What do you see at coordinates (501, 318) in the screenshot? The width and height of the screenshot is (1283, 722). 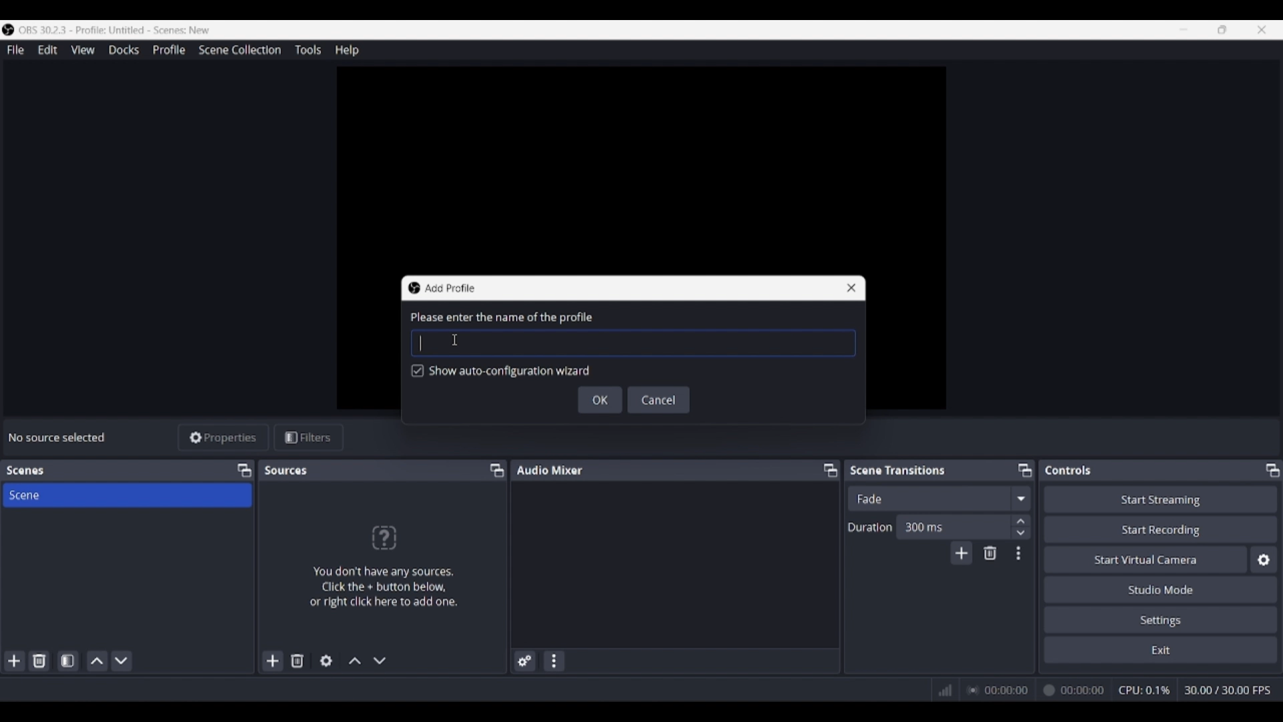 I see `Indicates text box to enter profile name` at bounding box center [501, 318].